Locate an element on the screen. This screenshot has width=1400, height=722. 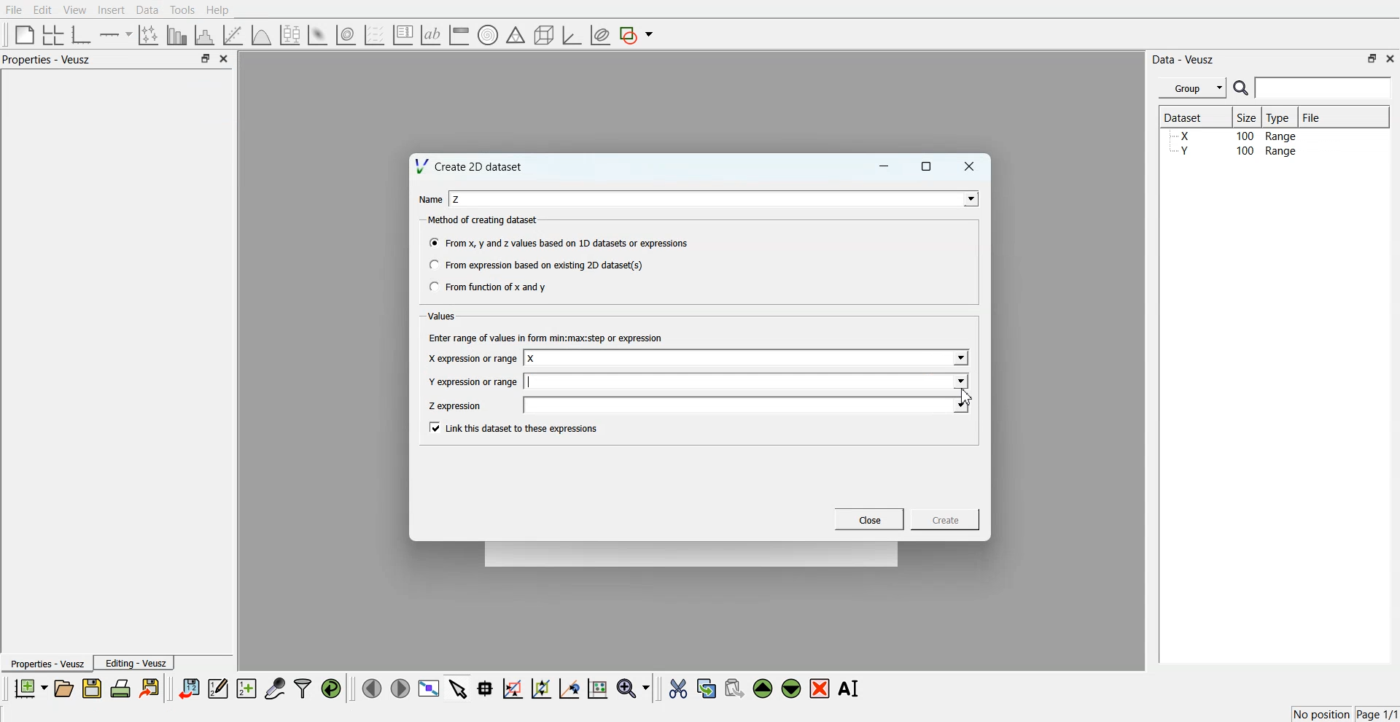
Move to the previous page is located at coordinates (372, 688).